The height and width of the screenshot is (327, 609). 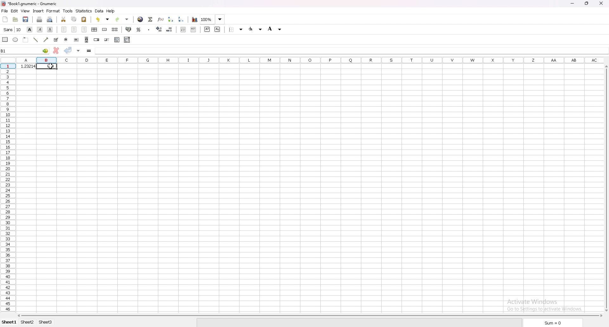 I want to click on centre horizontally, so click(x=95, y=30).